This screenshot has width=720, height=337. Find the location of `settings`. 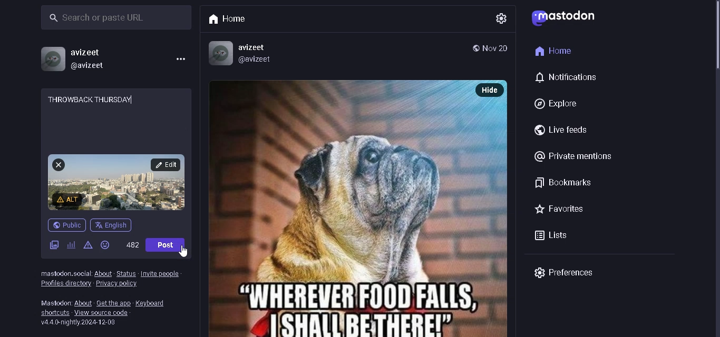

settings is located at coordinates (502, 19).